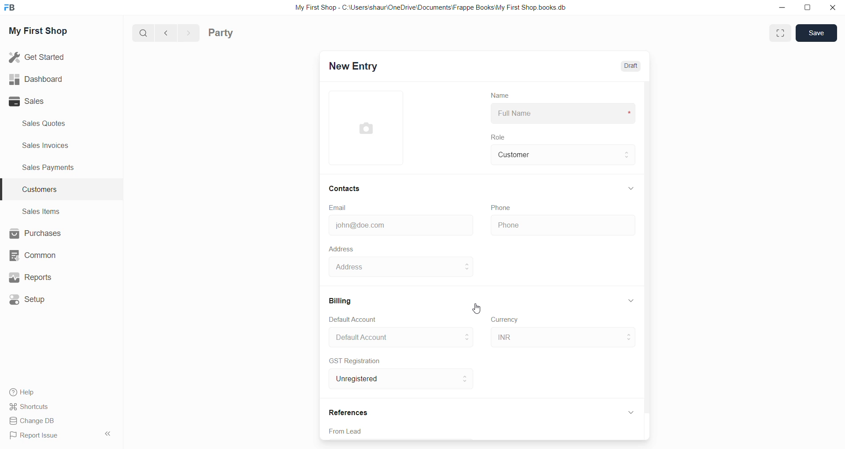 This screenshot has height=449, width=845. I want to click on Shortcuts, so click(30, 406).